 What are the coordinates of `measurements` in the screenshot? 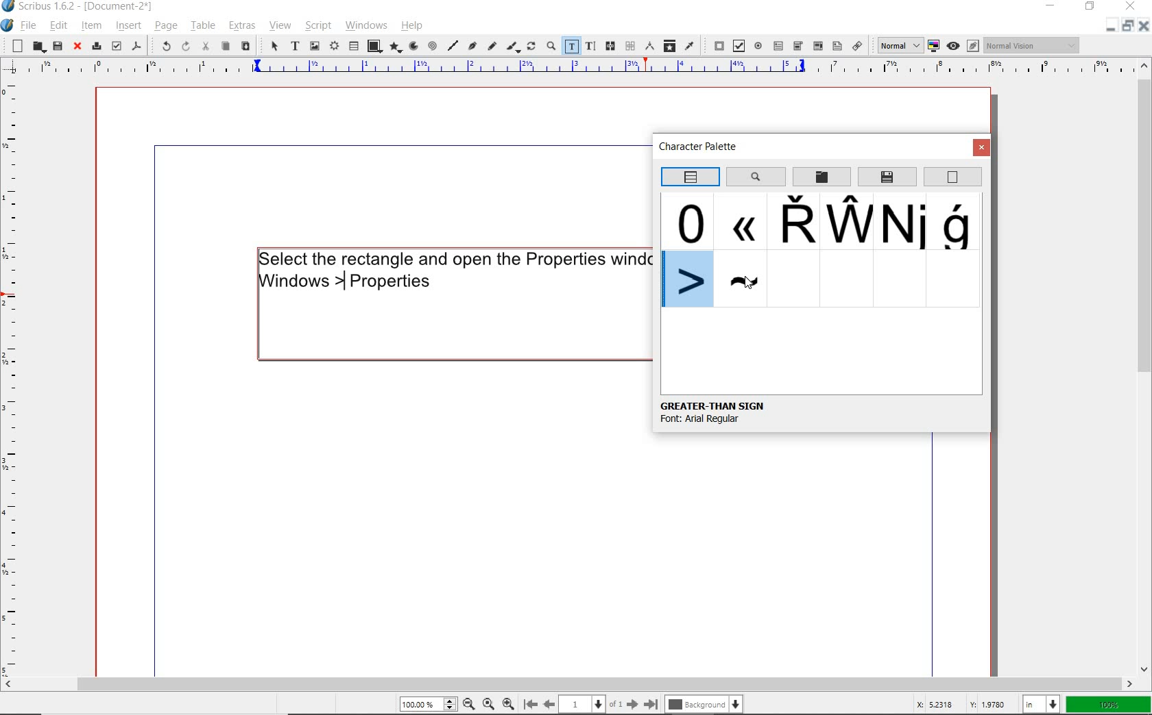 It's located at (649, 45).